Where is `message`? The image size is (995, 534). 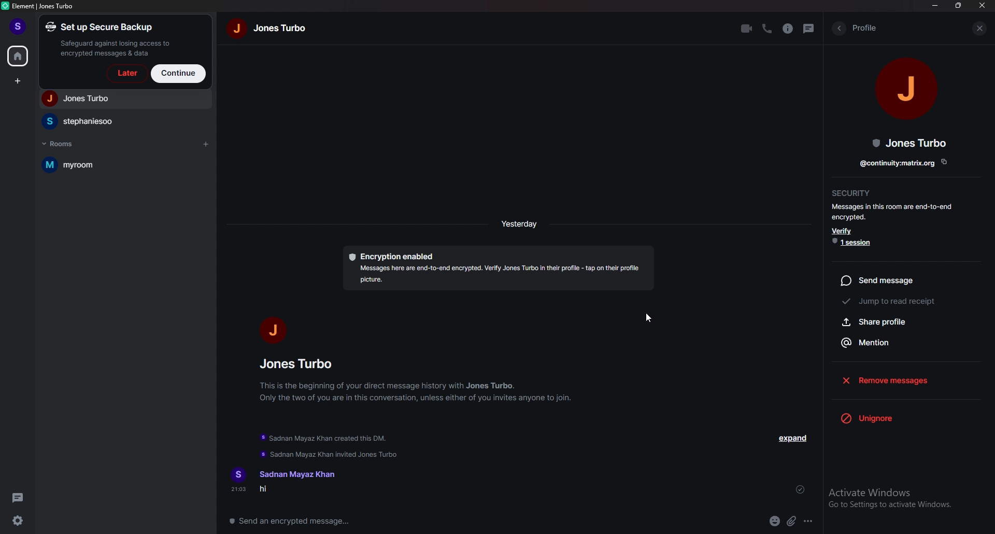 message is located at coordinates (292, 490).